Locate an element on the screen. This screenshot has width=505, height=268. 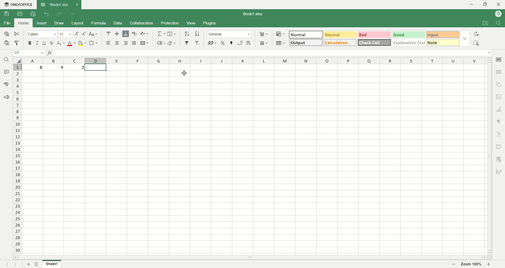
paste is located at coordinates (7, 43).